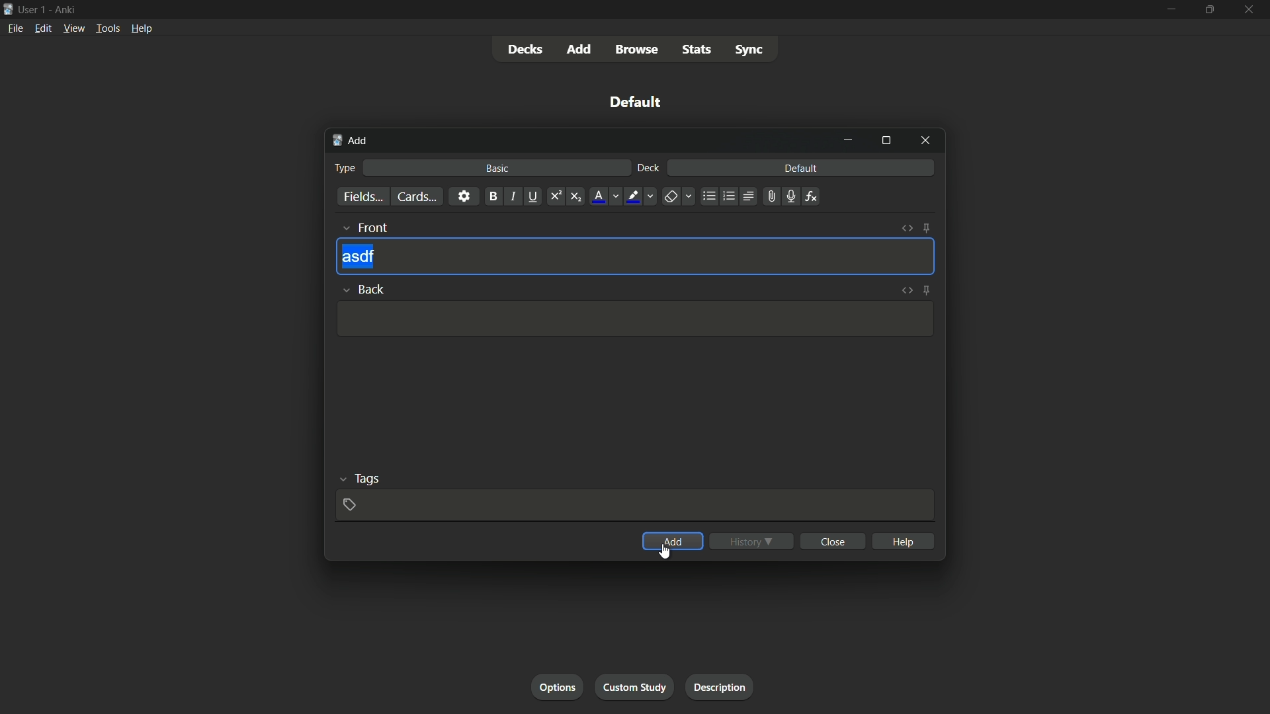  What do you see at coordinates (632, 319) in the screenshot?
I see `Input Template` at bounding box center [632, 319].